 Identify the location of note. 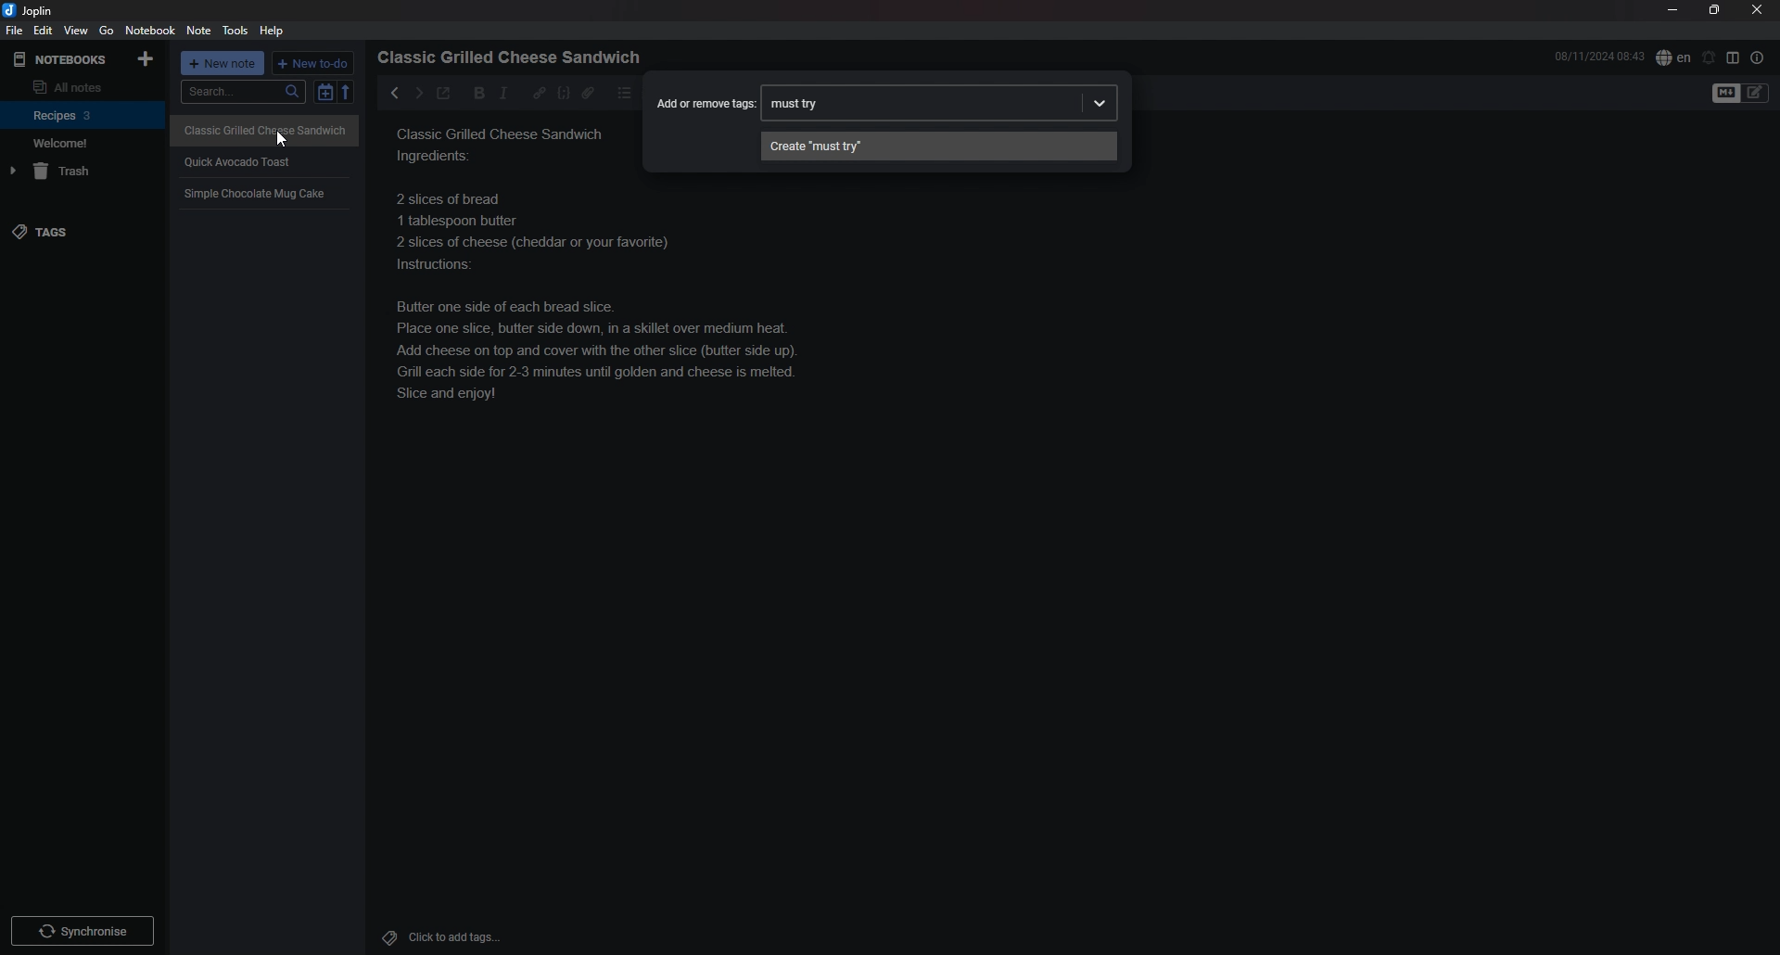
(197, 31).